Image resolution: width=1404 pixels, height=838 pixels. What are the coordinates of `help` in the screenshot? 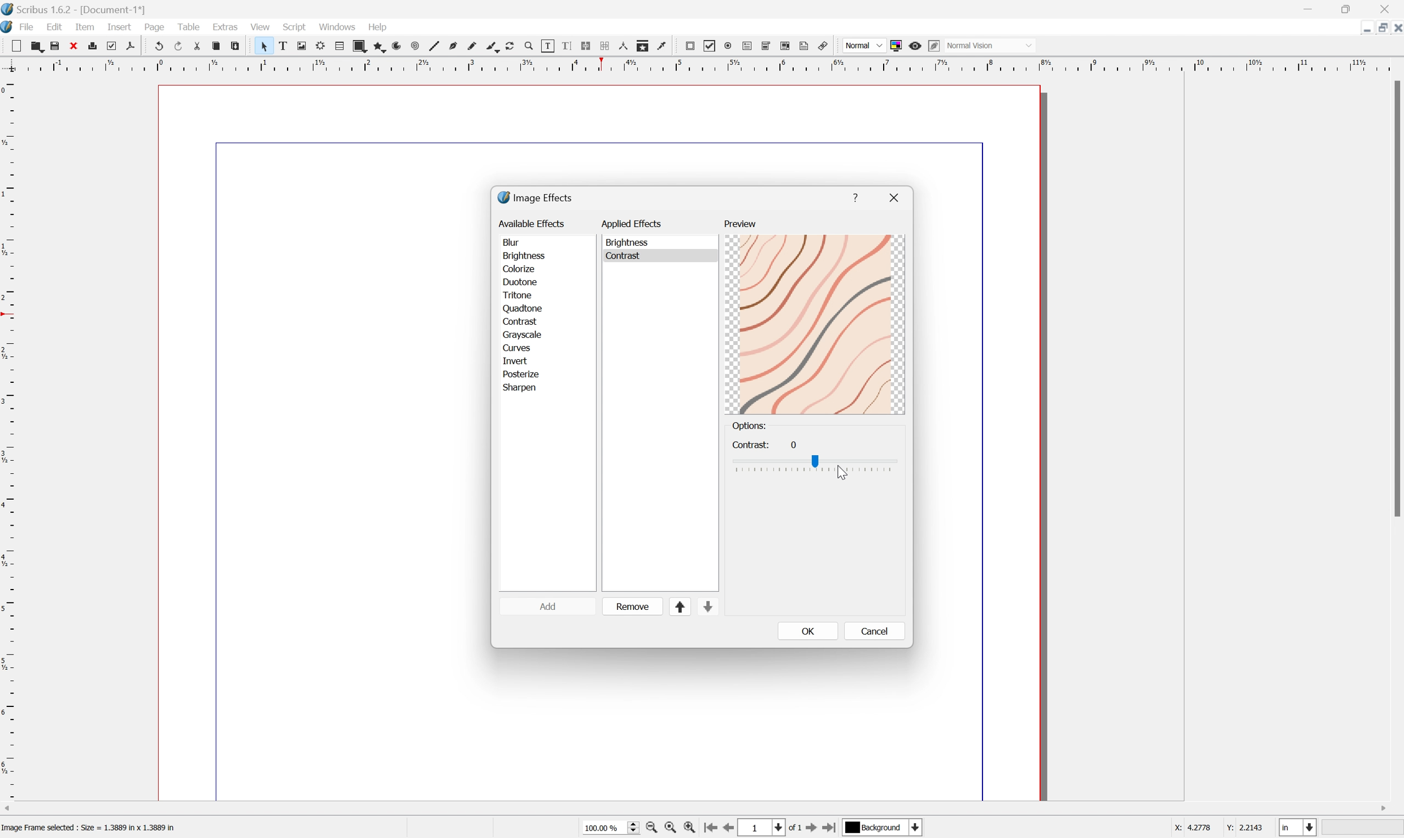 It's located at (855, 197).